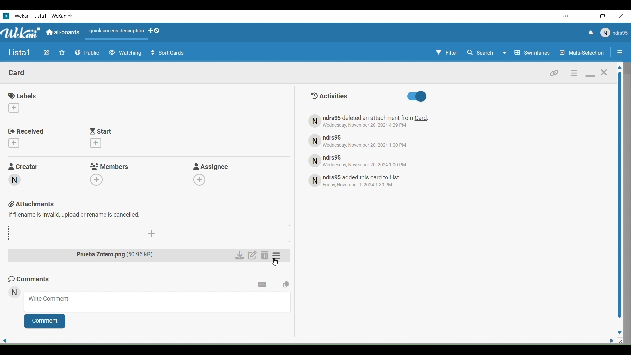 The width and height of the screenshot is (631, 355). What do you see at coordinates (24, 96) in the screenshot?
I see `Labels` at bounding box center [24, 96].